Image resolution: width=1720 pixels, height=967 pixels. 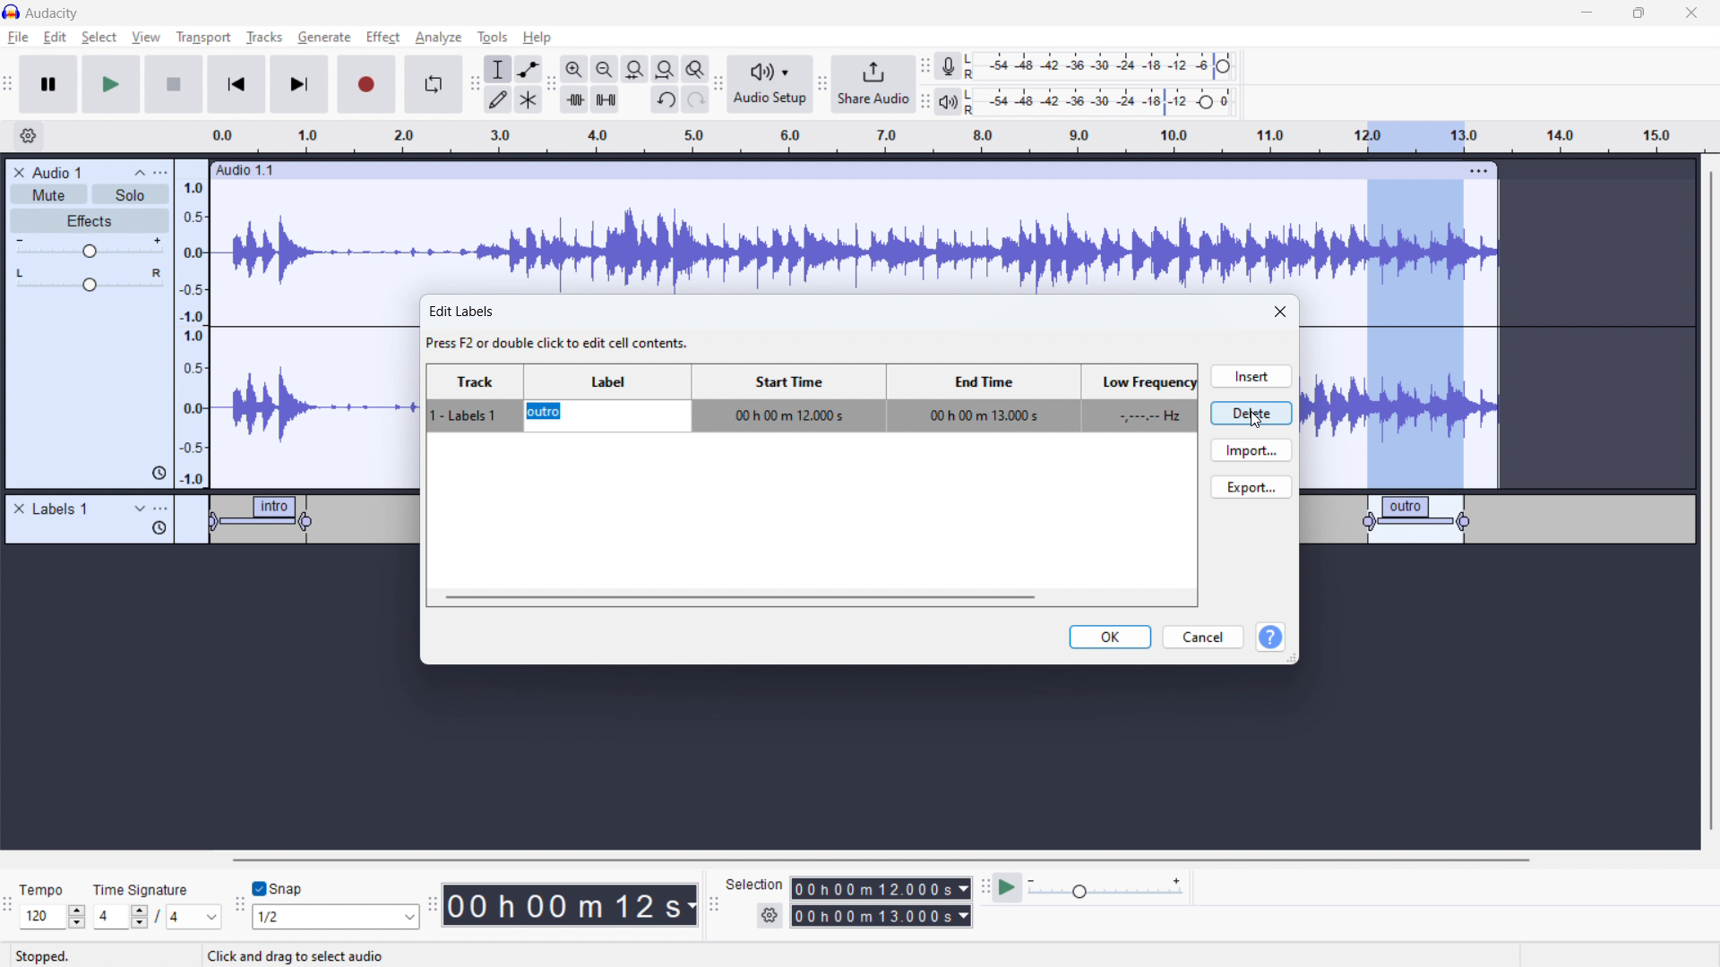 What do you see at coordinates (498, 98) in the screenshot?
I see `draw tool` at bounding box center [498, 98].